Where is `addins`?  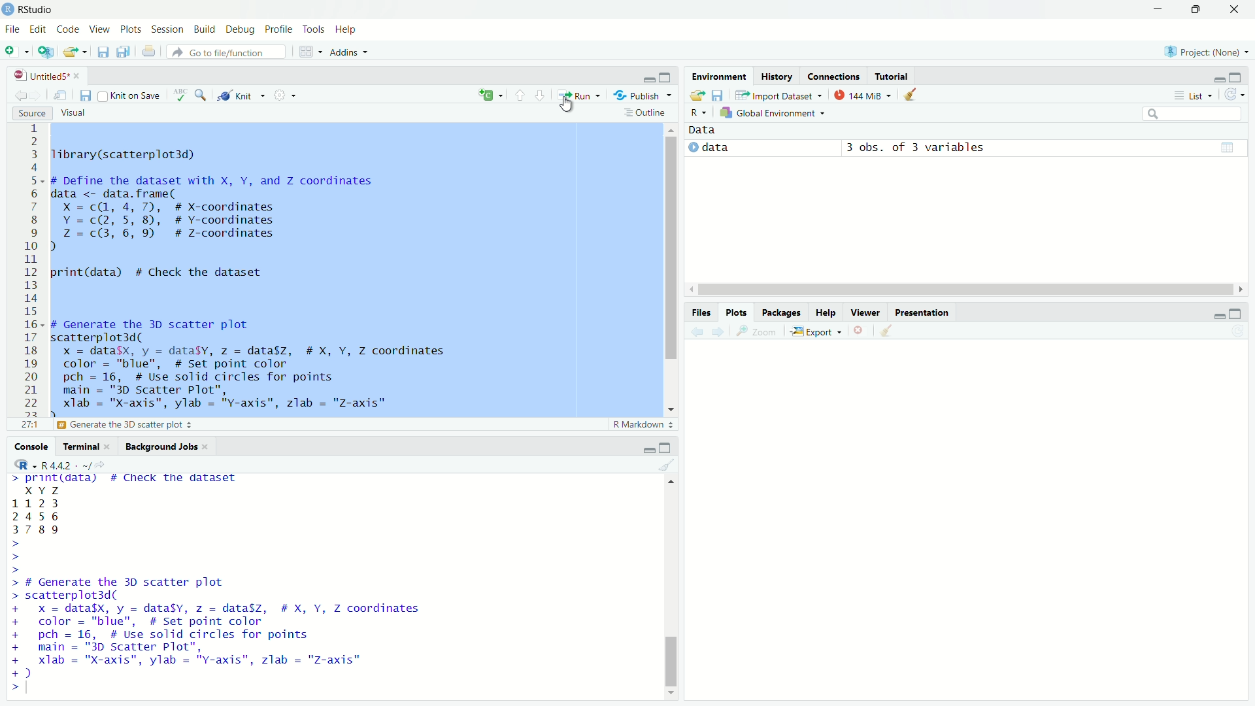
addins is located at coordinates (353, 53).